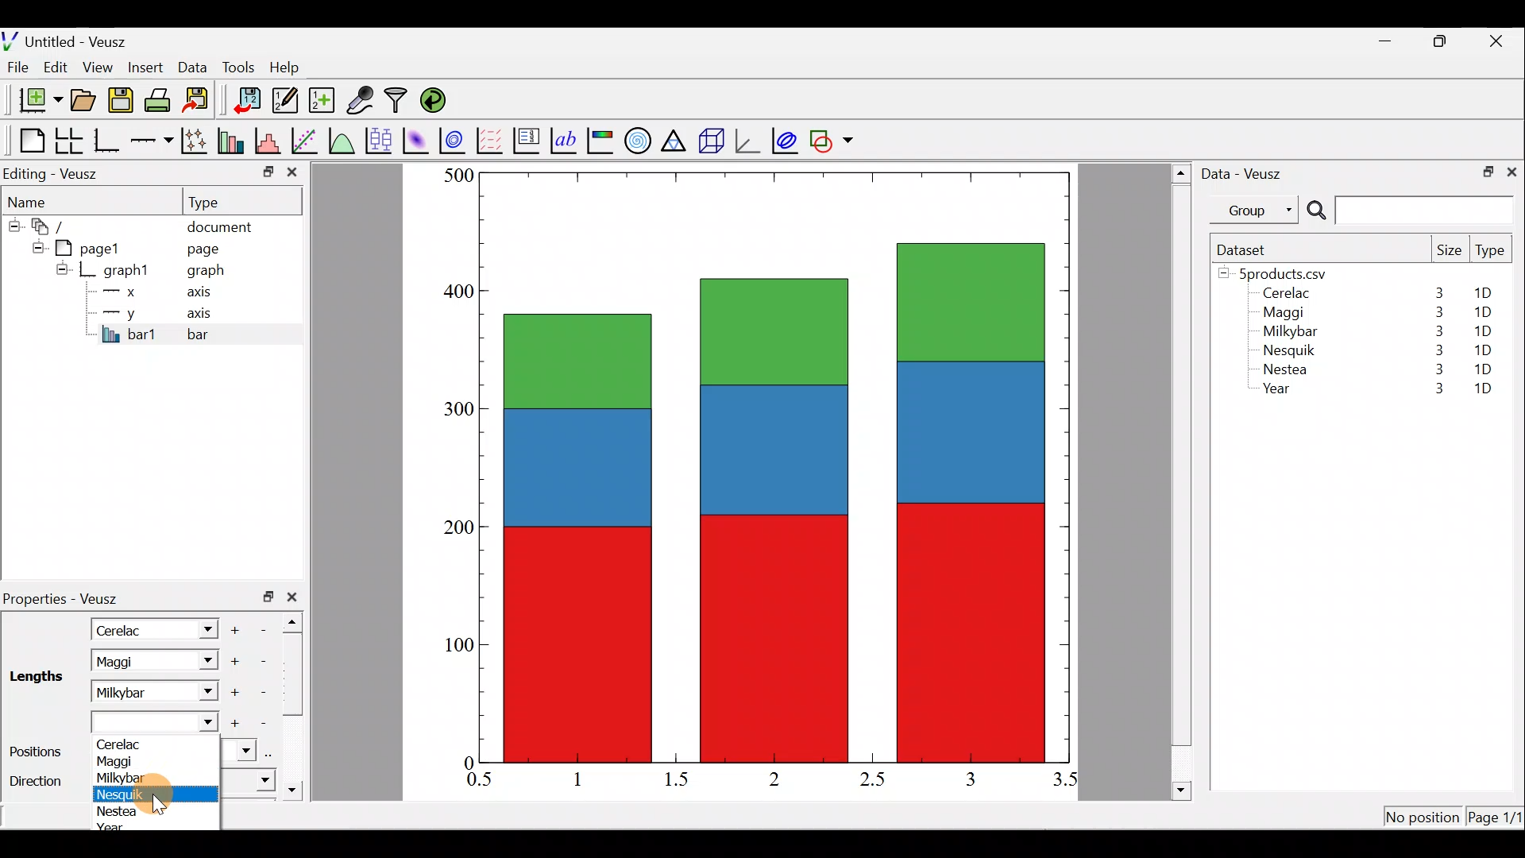 This screenshot has height=858, width=1525. What do you see at coordinates (134, 690) in the screenshot?
I see `Milkybar` at bounding box center [134, 690].